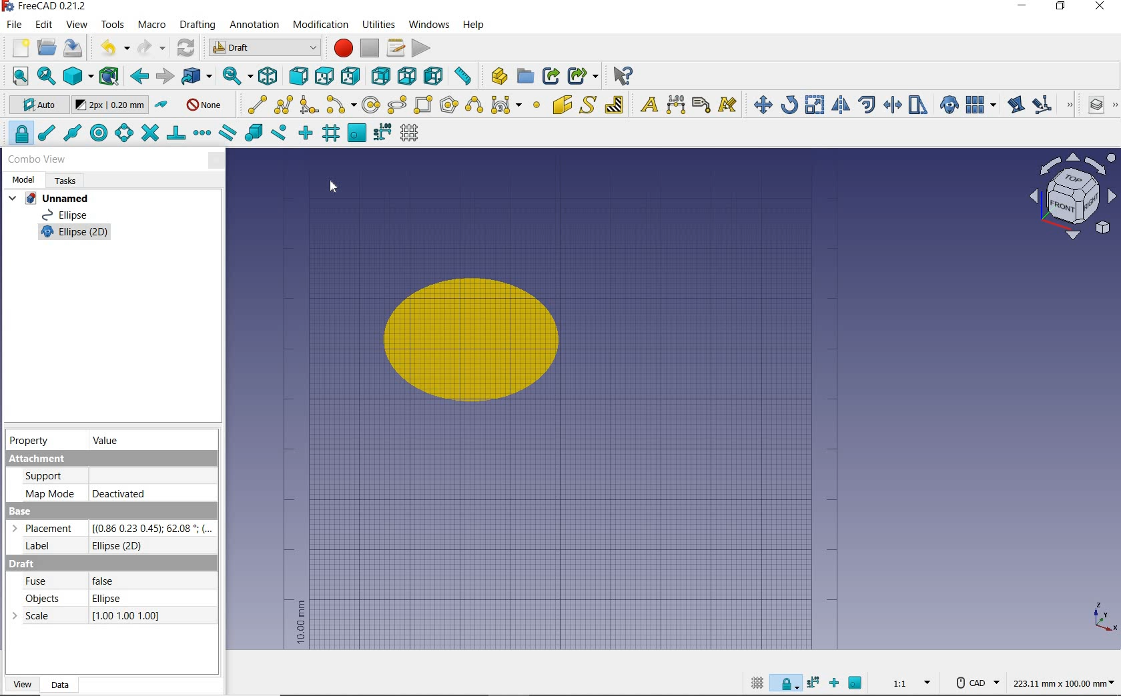 The image size is (1121, 696). What do you see at coordinates (112, 531) in the screenshot?
I see `base` at bounding box center [112, 531].